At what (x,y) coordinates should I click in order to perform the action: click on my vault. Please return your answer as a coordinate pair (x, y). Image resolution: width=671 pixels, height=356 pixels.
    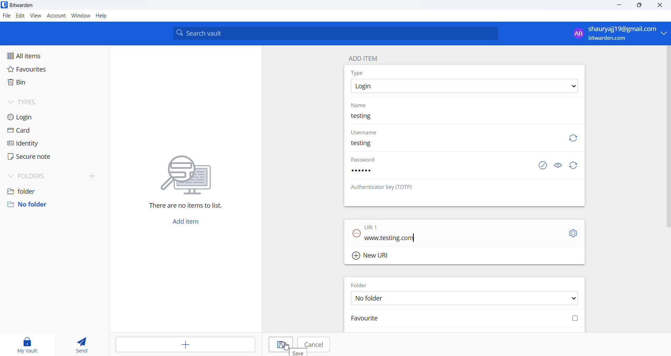
    Looking at the image, I should click on (28, 343).